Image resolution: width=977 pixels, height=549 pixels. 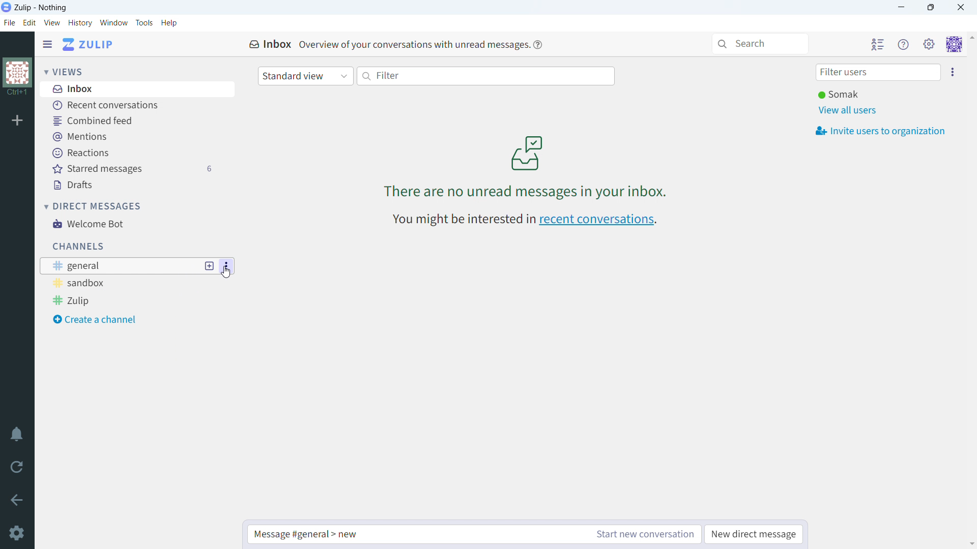 I want to click on file, so click(x=10, y=22).